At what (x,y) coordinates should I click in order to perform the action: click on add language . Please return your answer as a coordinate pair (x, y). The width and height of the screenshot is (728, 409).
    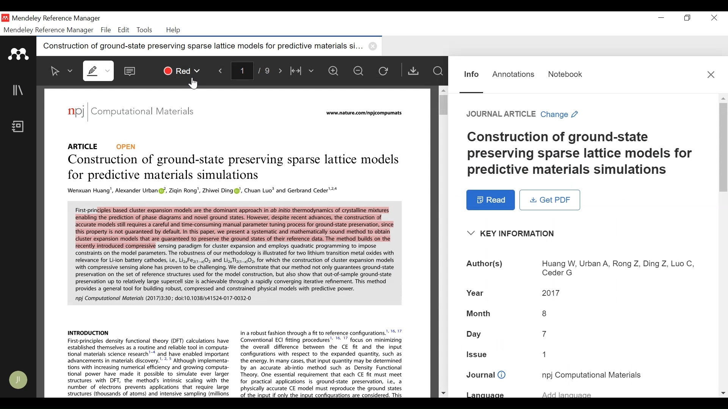
    Looking at the image, I should click on (624, 392).